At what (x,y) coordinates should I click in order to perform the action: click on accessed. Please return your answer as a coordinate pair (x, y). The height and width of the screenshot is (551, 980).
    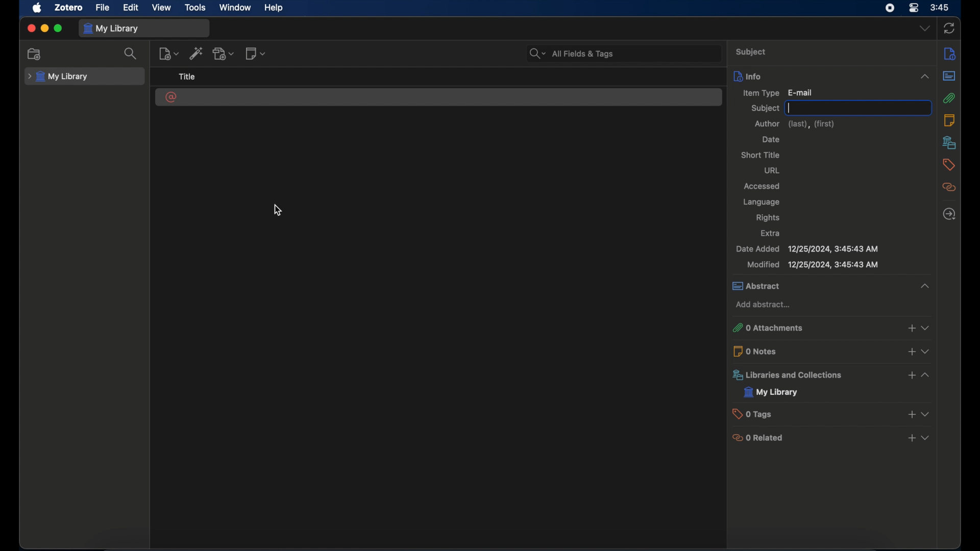
    Looking at the image, I should click on (763, 187).